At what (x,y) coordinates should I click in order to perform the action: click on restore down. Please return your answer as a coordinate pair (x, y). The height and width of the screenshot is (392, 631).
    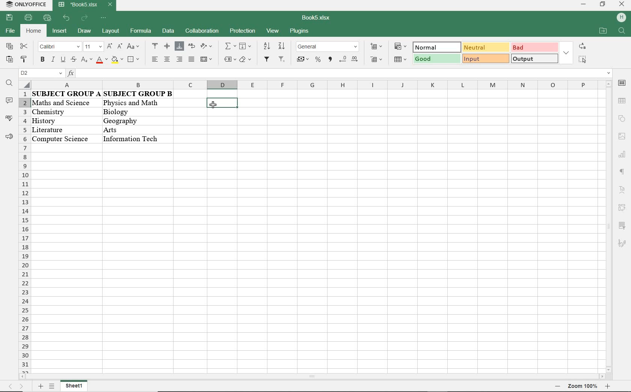
    Looking at the image, I should click on (602, 5).